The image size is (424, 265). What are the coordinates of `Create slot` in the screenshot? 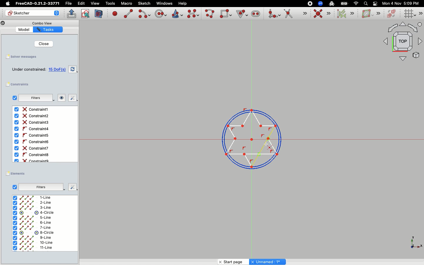 It's located at (255, 14).